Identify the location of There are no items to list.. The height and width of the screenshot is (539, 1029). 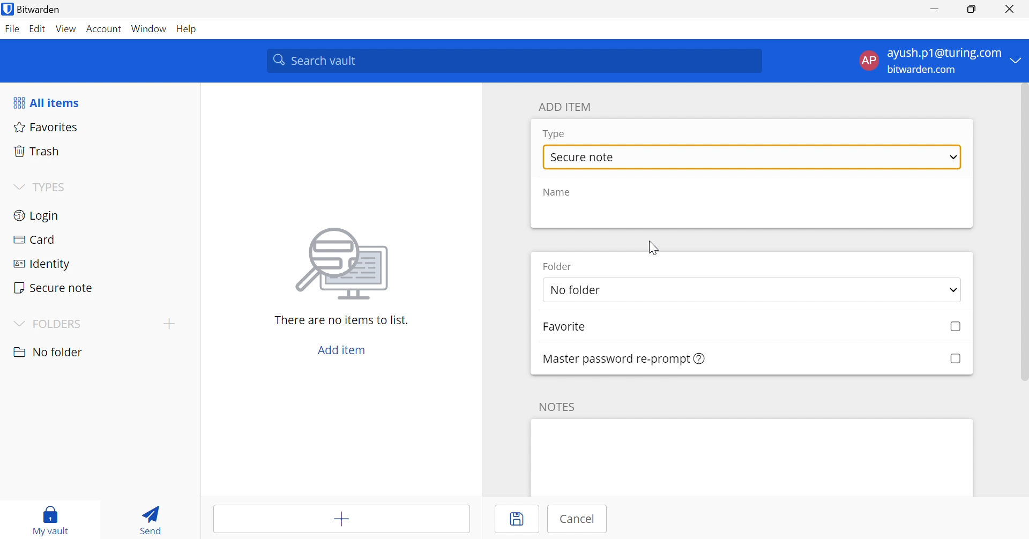
(341, 320).